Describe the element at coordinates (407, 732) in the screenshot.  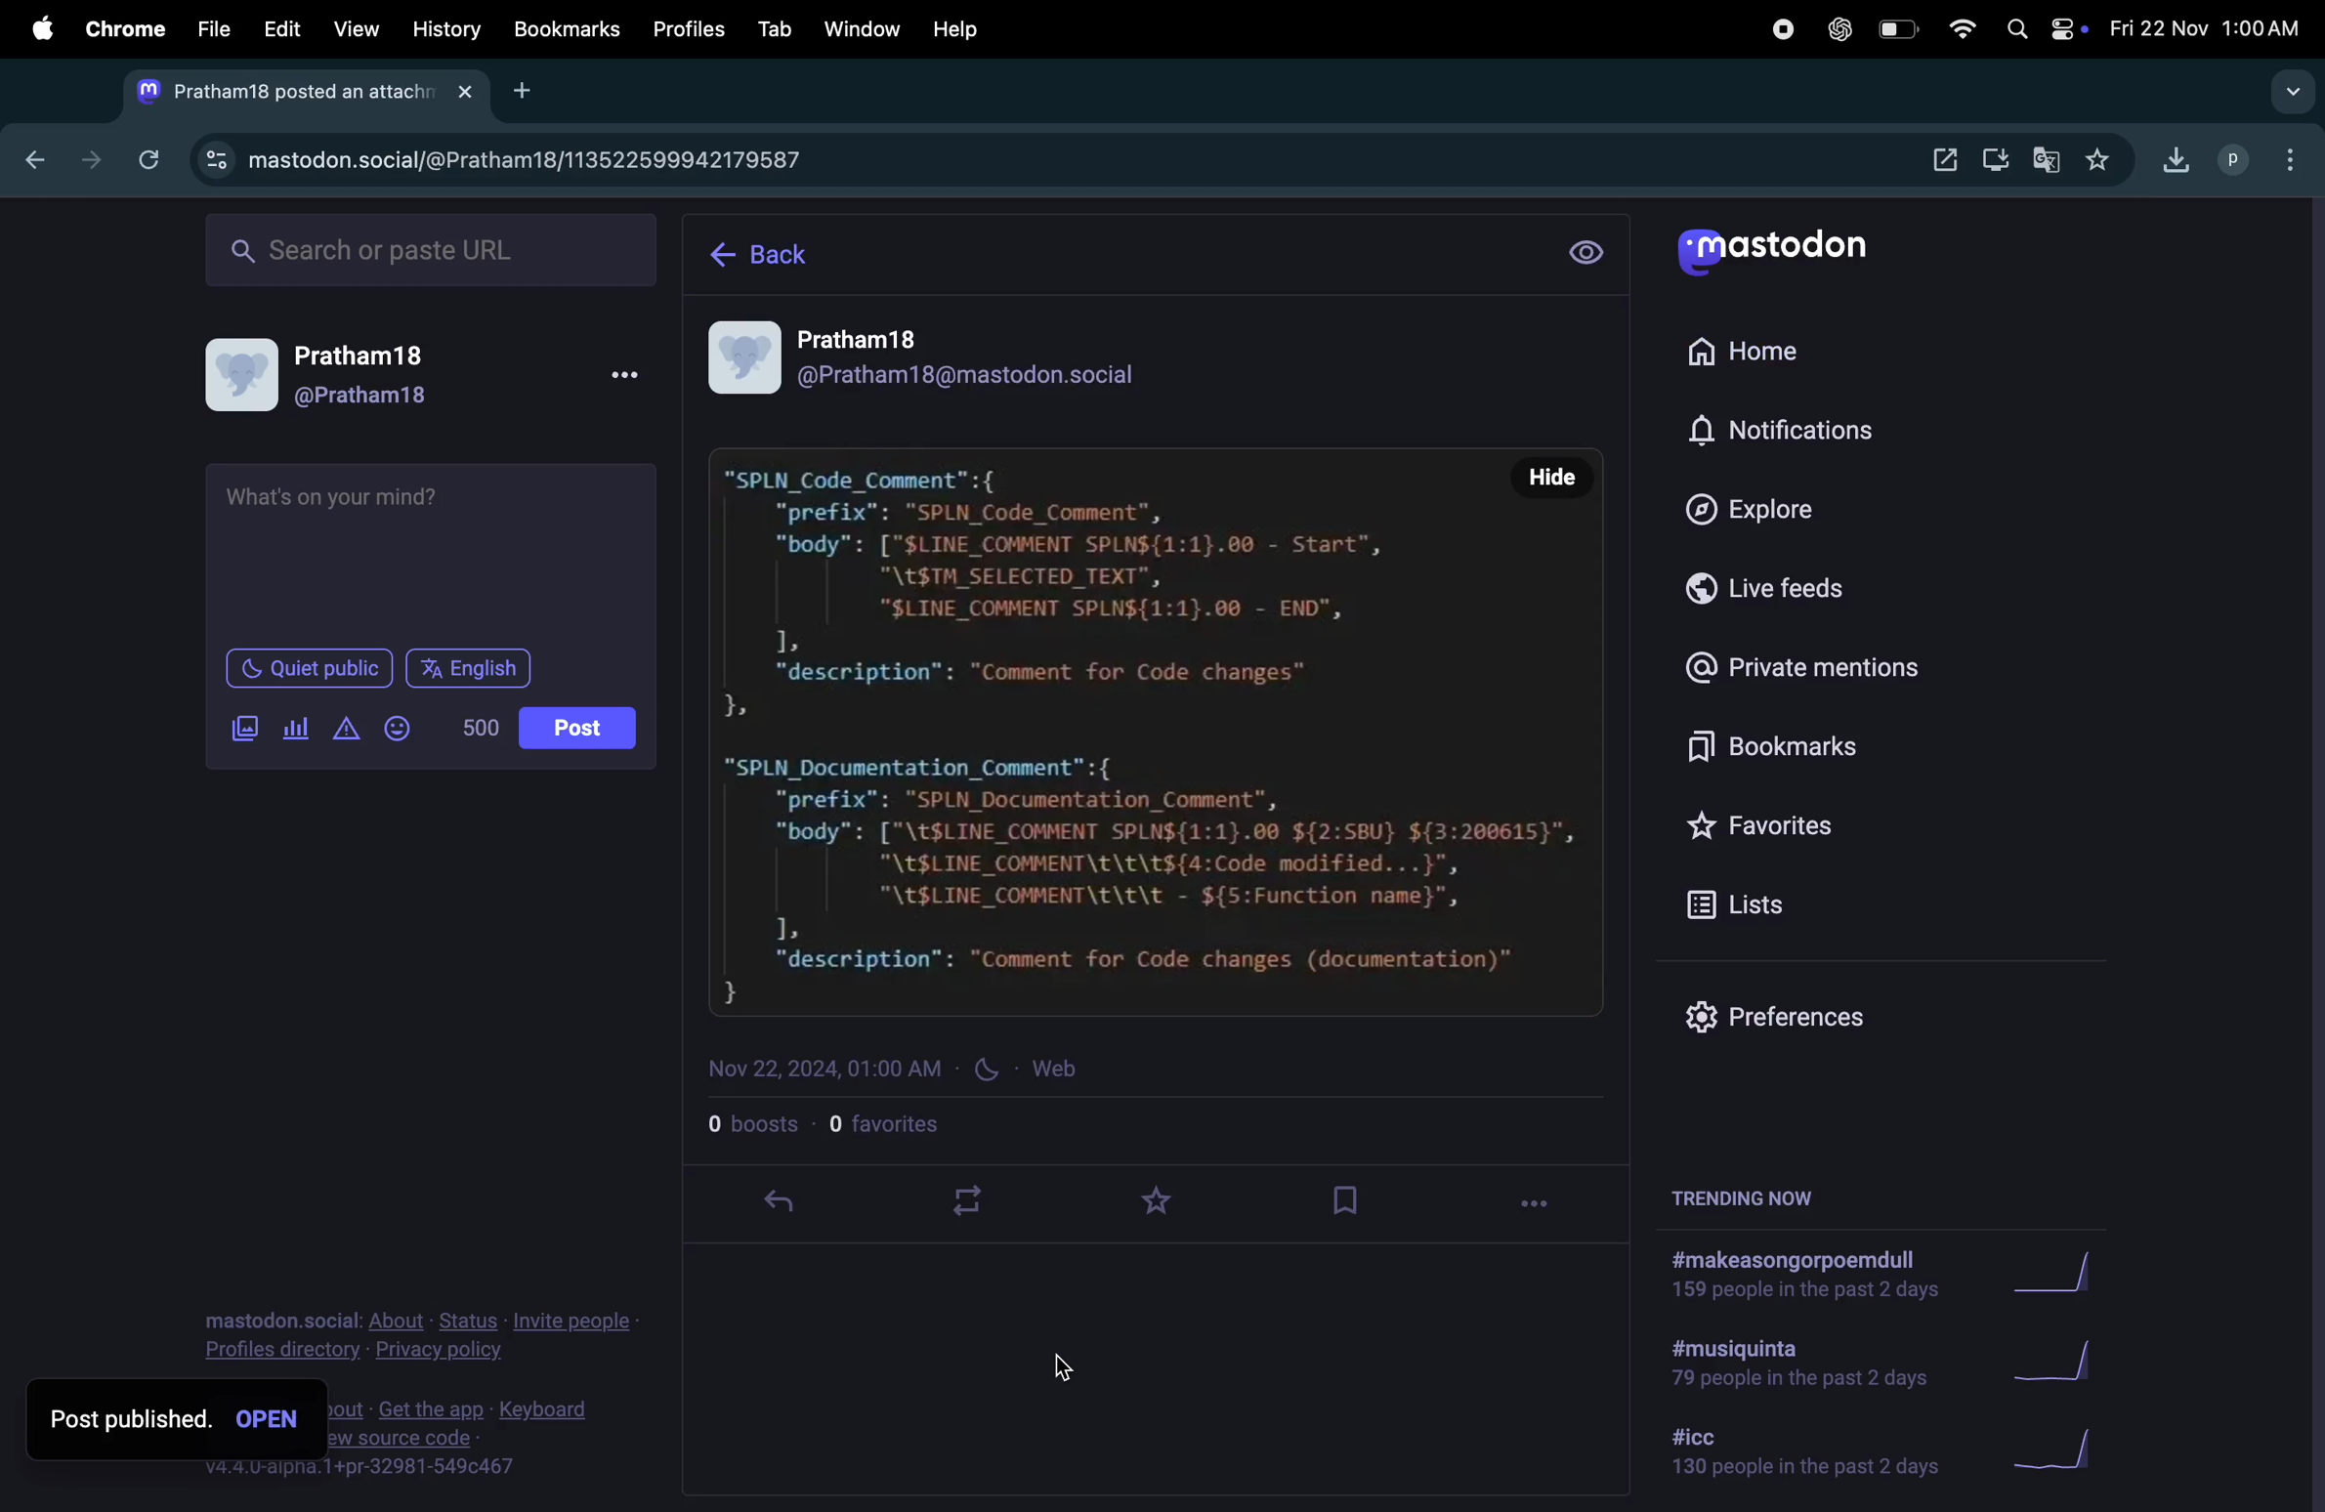
I see `emojis` at that location.